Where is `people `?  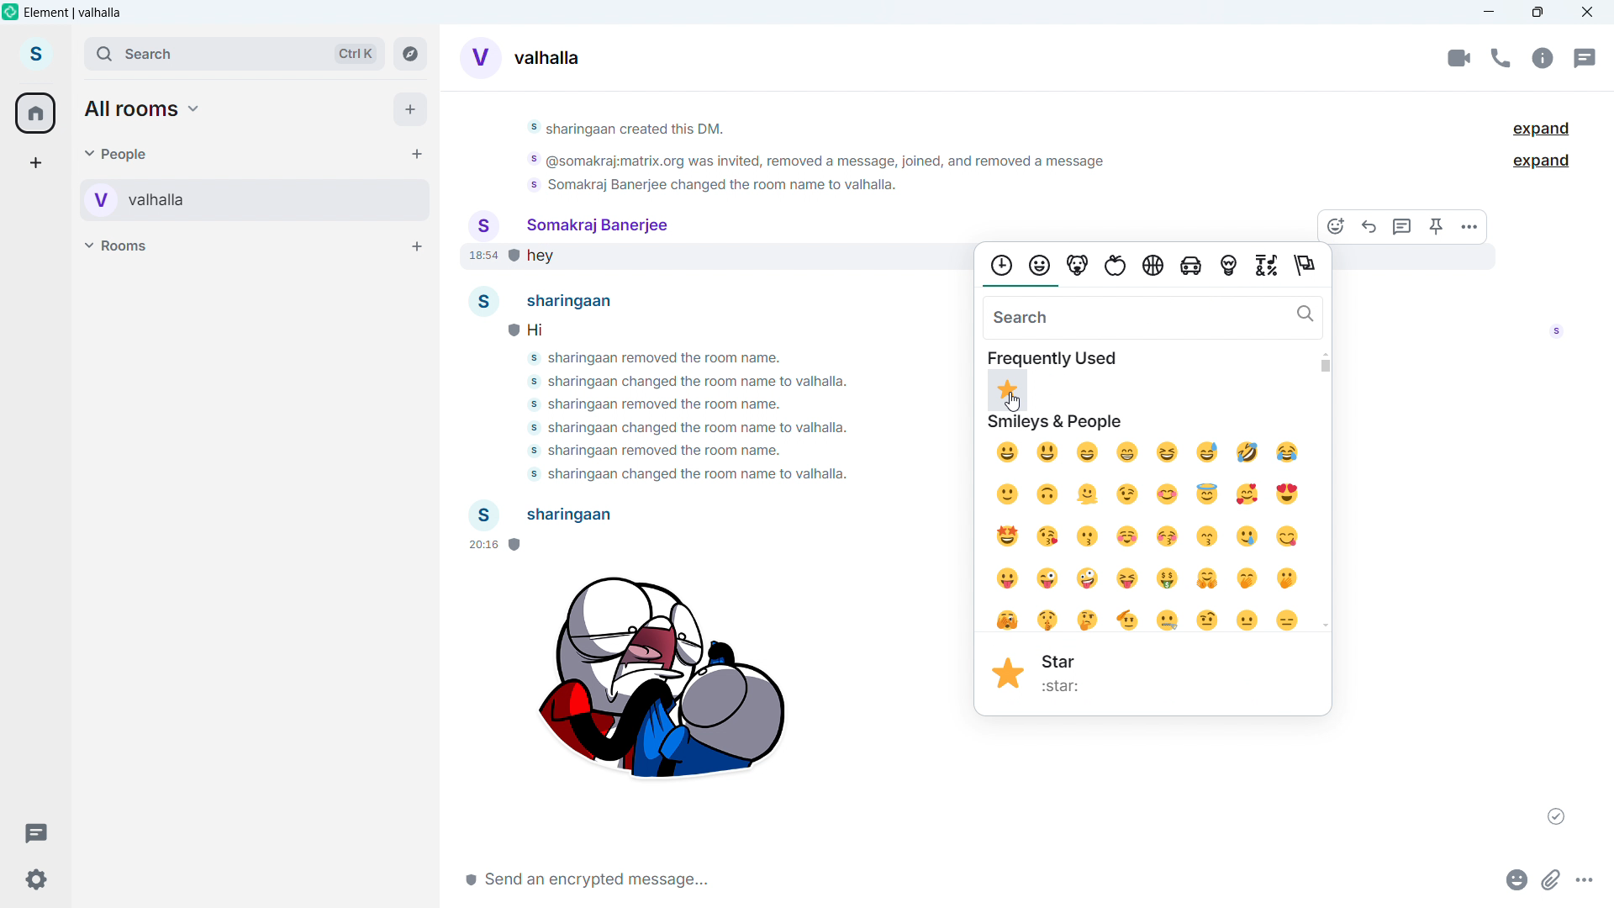 people  is located at coordinates (118, 153).